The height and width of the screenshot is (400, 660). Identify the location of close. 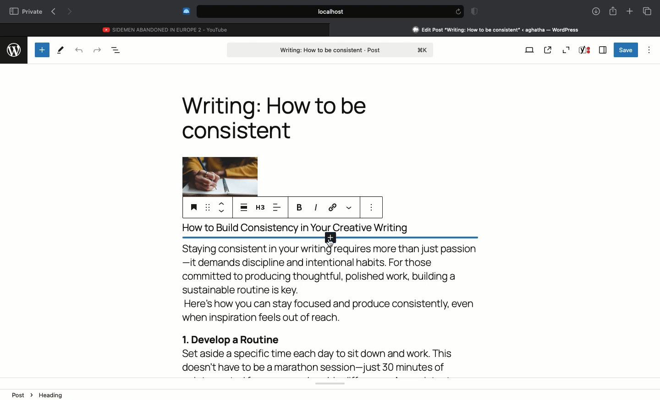
(334, 29).